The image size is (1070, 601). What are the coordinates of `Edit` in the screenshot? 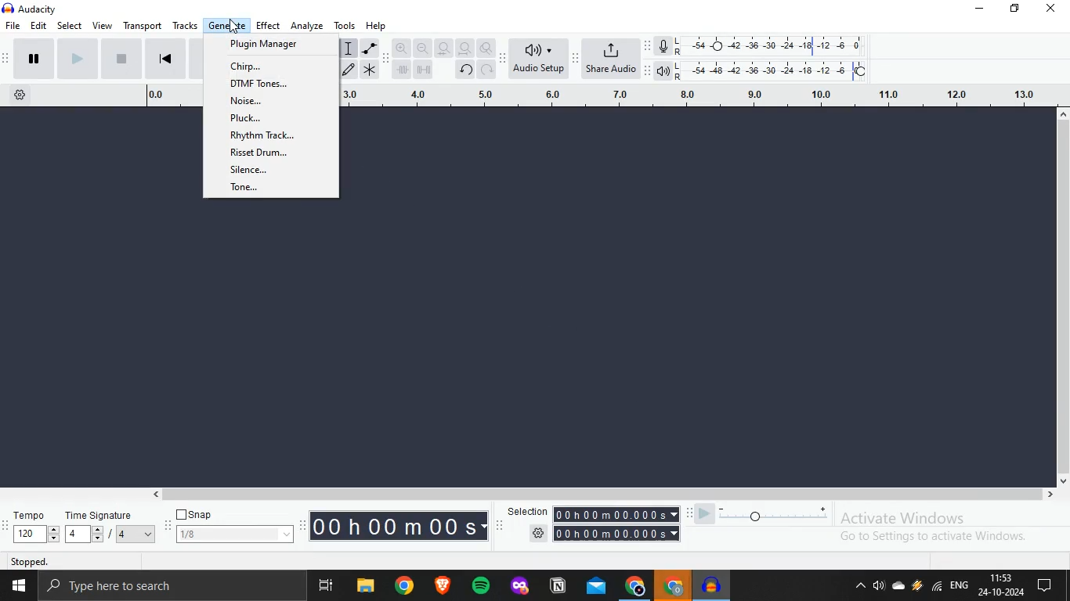 It's located at (41, 26).